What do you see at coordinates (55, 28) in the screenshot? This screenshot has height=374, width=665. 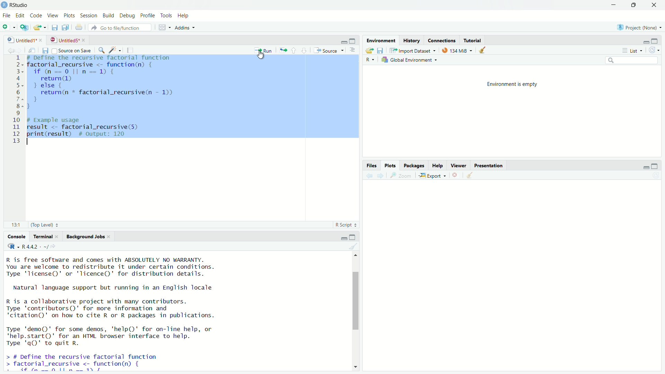 I see `Save current document (Ctrl + S)` at bounding box center [55, 28].